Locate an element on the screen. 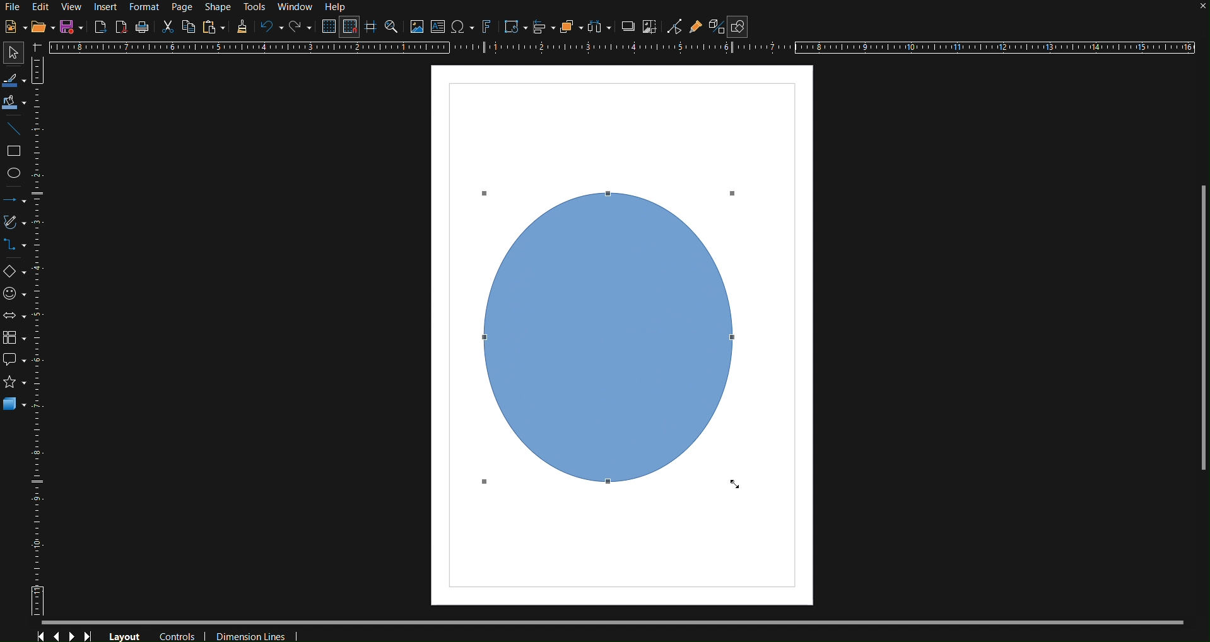 The width and height of the screenshot is (1210, 642). Insert Texbox is located at coordinates (437, 28).